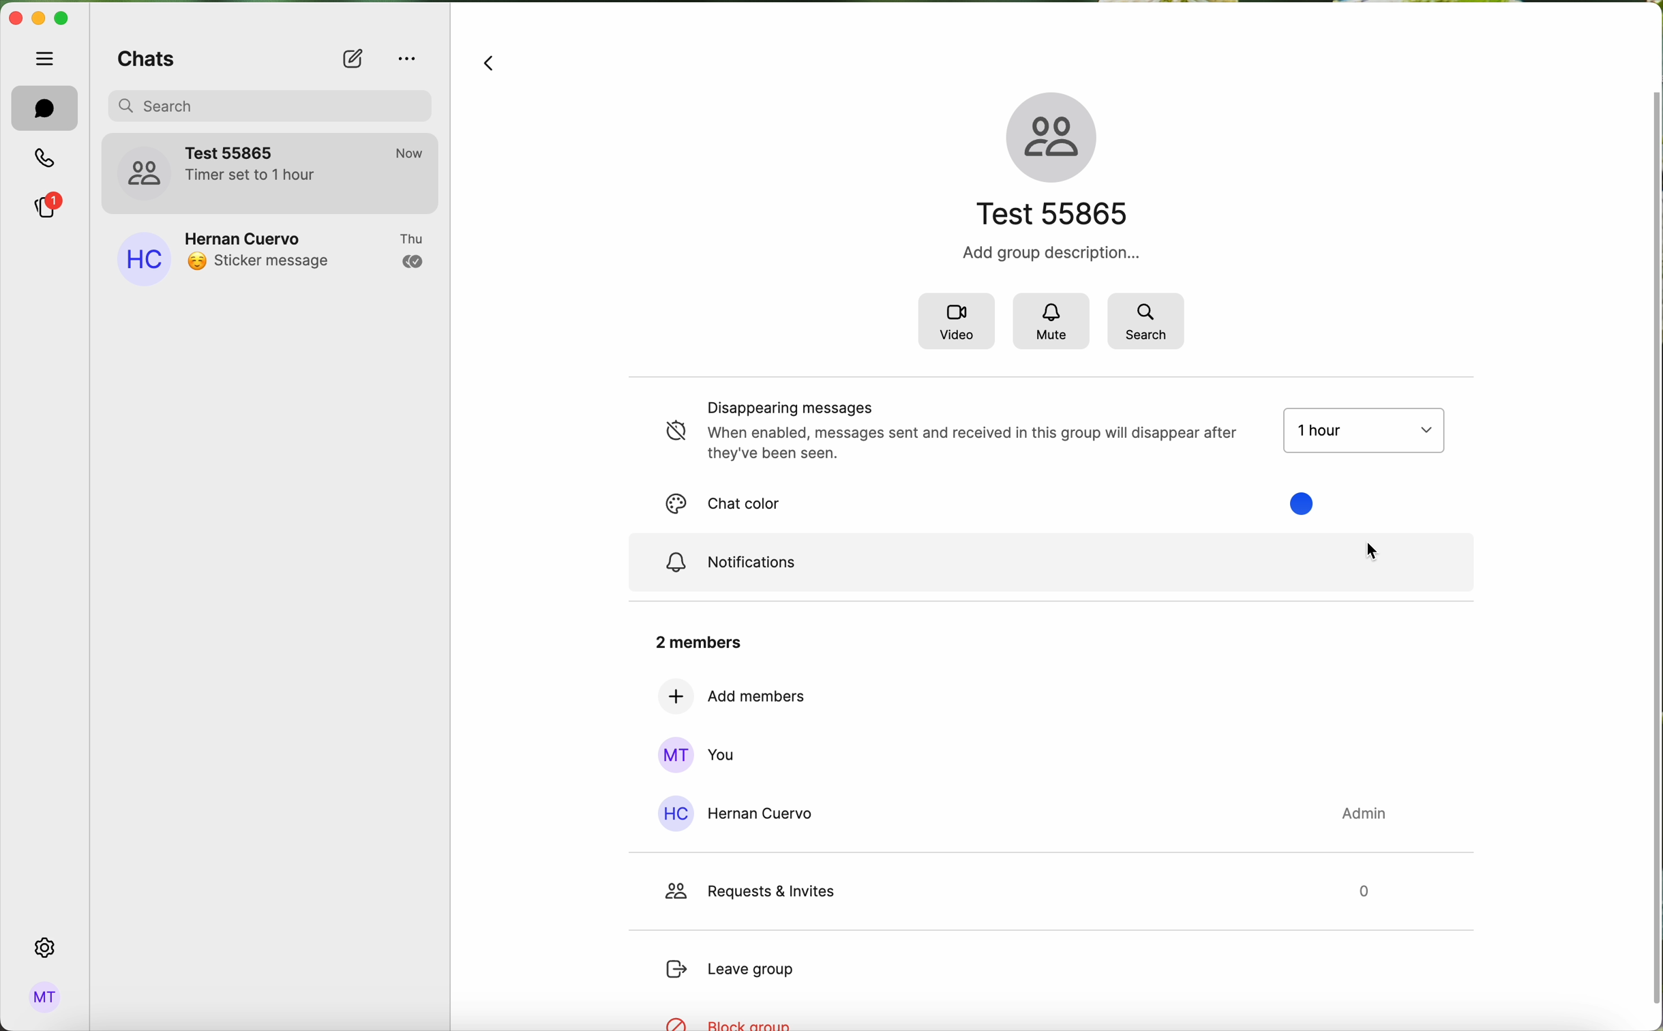 This screenshot has width=1663, height=1031. What do you see at coordinates (1301, 504) in the screenshot?
I see `chat color options` at bounding box center [1301, 504].